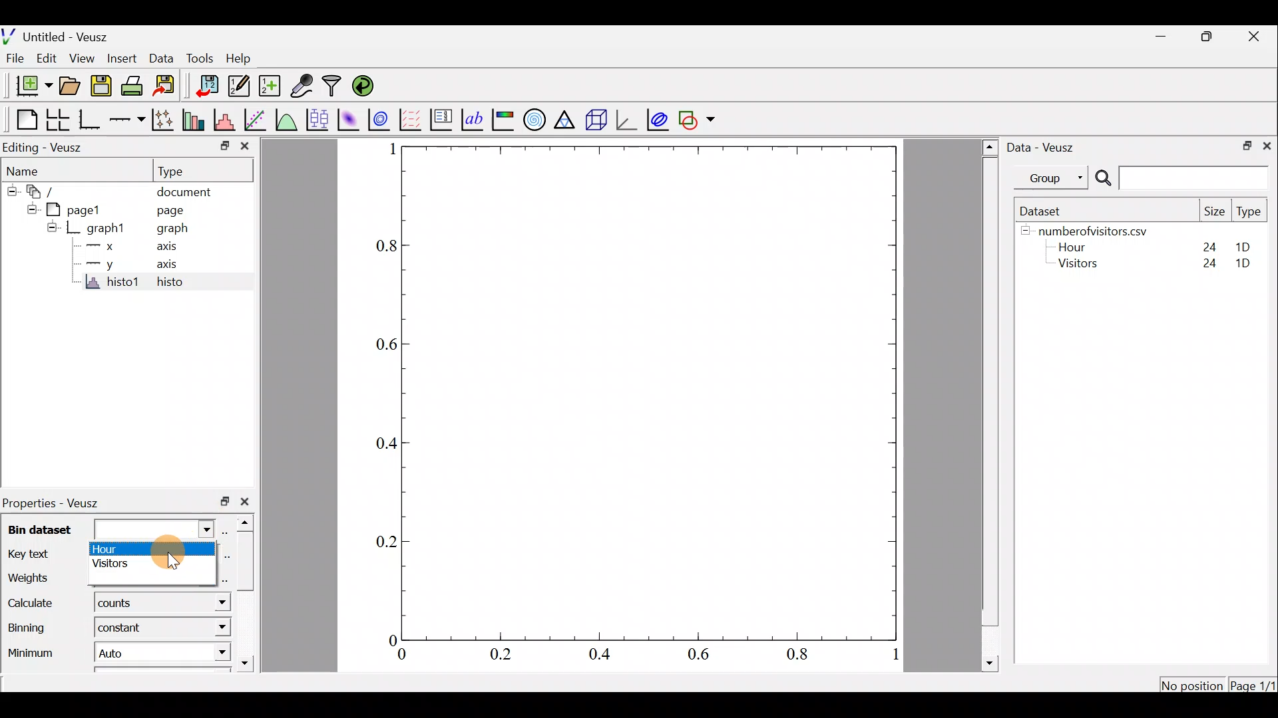 The height and width of the screenshot is (718, 1278). What do you see at coordinates (48, 59) in the screenshot?
I see `Edit` at bounding box center [48, 59].